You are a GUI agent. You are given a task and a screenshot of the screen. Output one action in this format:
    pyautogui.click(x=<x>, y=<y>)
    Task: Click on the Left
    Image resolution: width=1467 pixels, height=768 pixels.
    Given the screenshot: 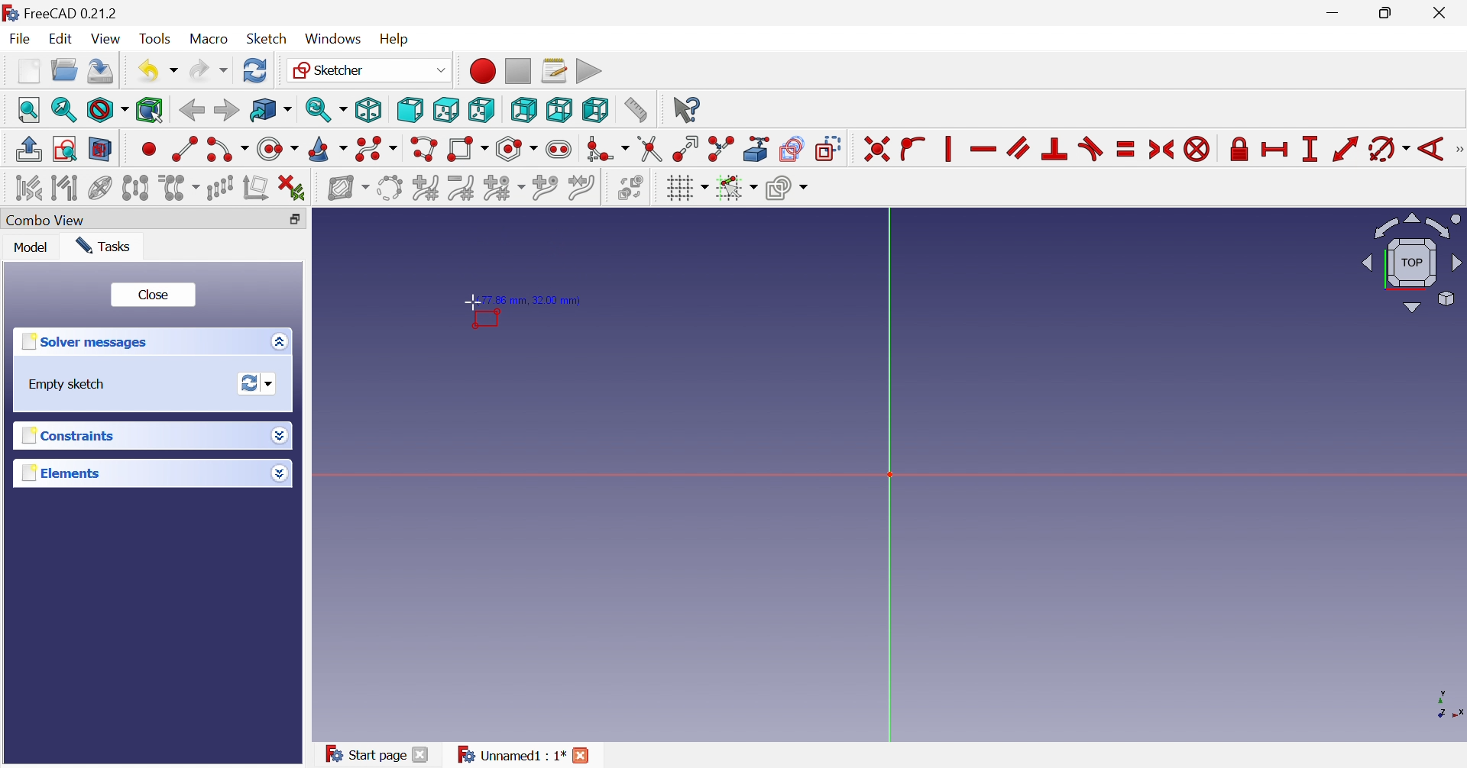 What is the action you would take?
    pyautogui.click(x=594, y=110)
    